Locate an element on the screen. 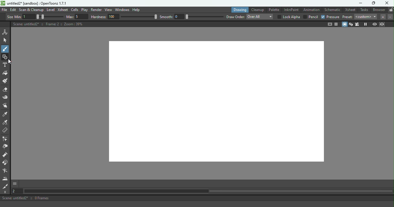 The image size is (394, 207). Safe area is located at coordinates (329, 24).